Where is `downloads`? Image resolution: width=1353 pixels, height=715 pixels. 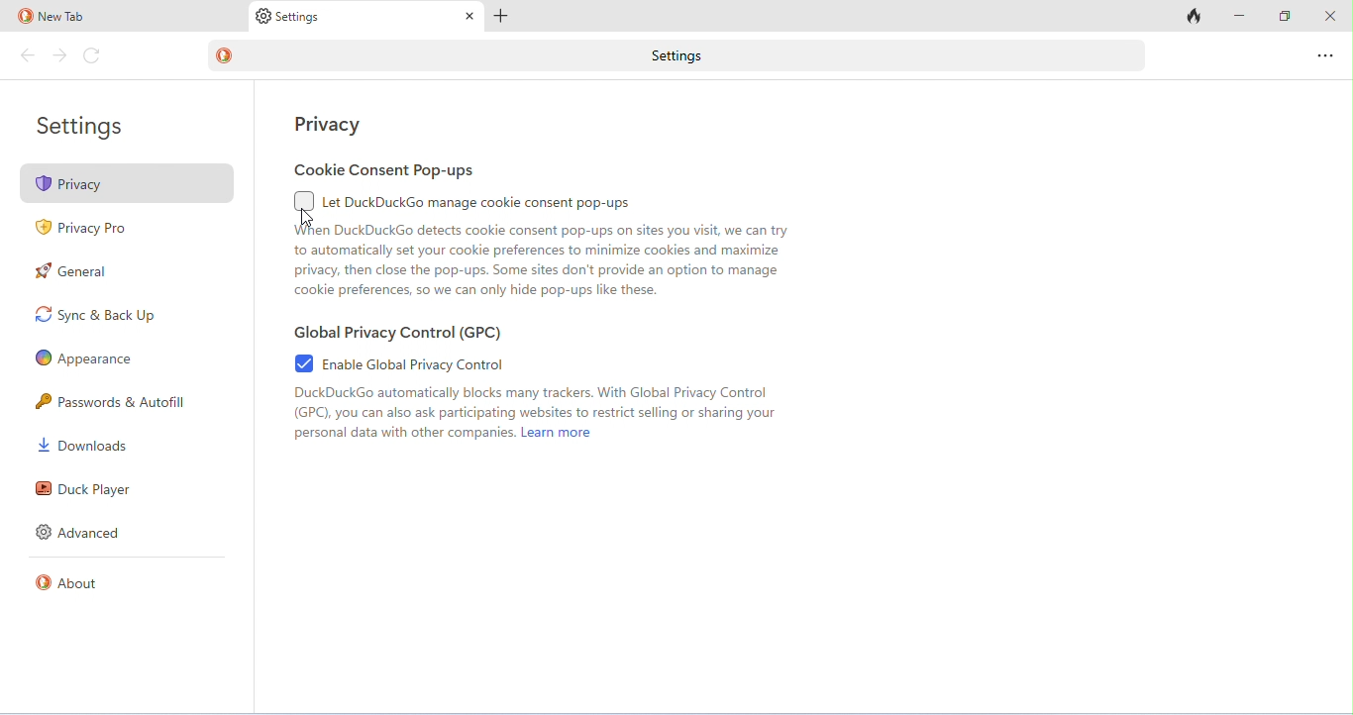 downloads is located at coordinates (83, 445).